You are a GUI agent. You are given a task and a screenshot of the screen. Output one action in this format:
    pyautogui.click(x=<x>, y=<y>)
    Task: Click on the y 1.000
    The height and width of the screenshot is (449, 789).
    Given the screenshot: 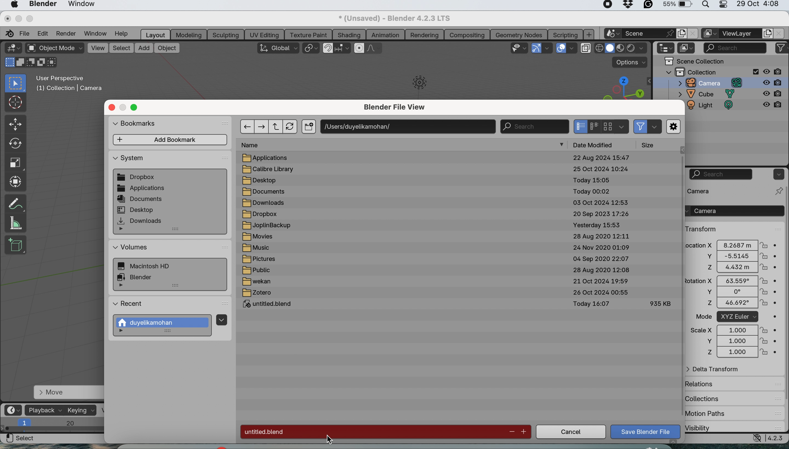 What is the action you would take?
    pyautogui.click(x=733, y=341)
    